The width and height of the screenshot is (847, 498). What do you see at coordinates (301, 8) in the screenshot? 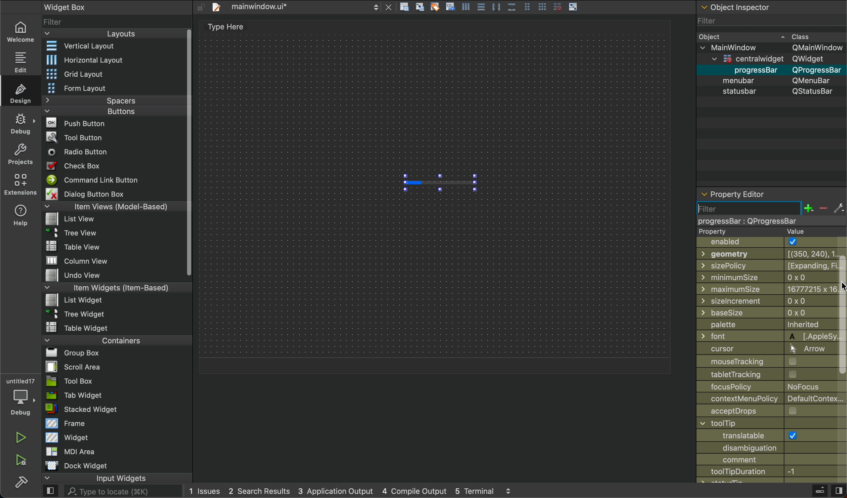
I see `file tab` at bounding box center [301, 8].